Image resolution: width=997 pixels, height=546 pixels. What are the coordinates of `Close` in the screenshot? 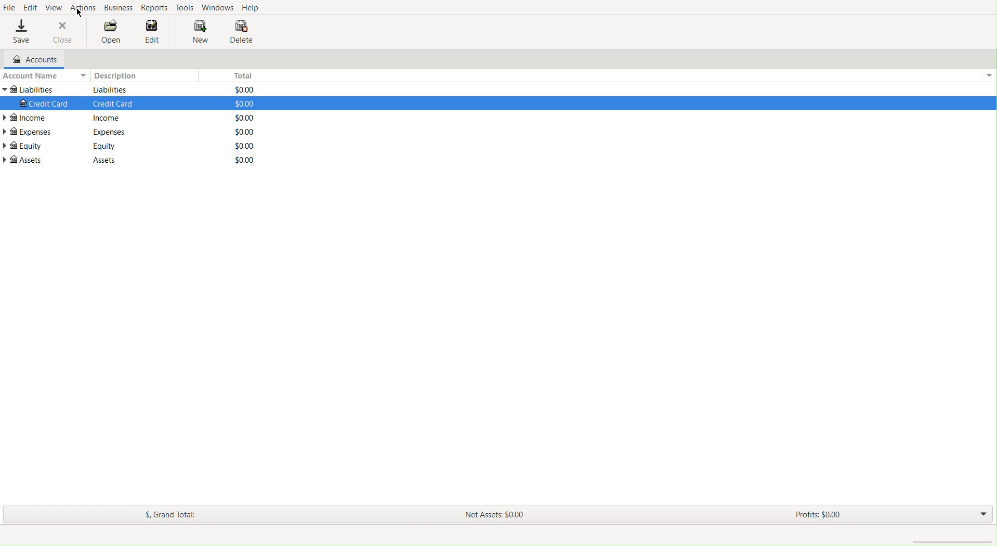 It's located at (63, 32).